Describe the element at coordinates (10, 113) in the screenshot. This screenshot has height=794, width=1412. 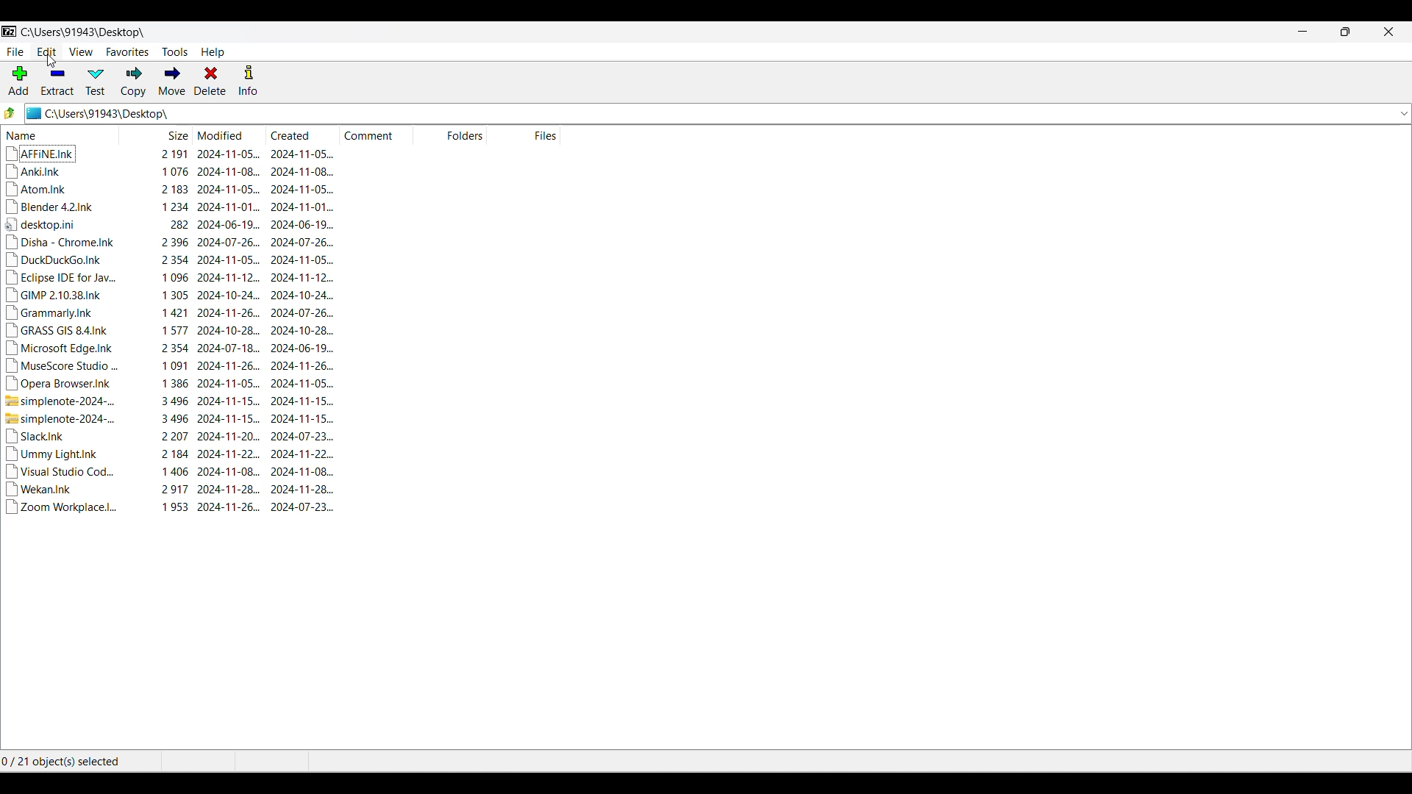
I see `Go to previous folder` at that location.